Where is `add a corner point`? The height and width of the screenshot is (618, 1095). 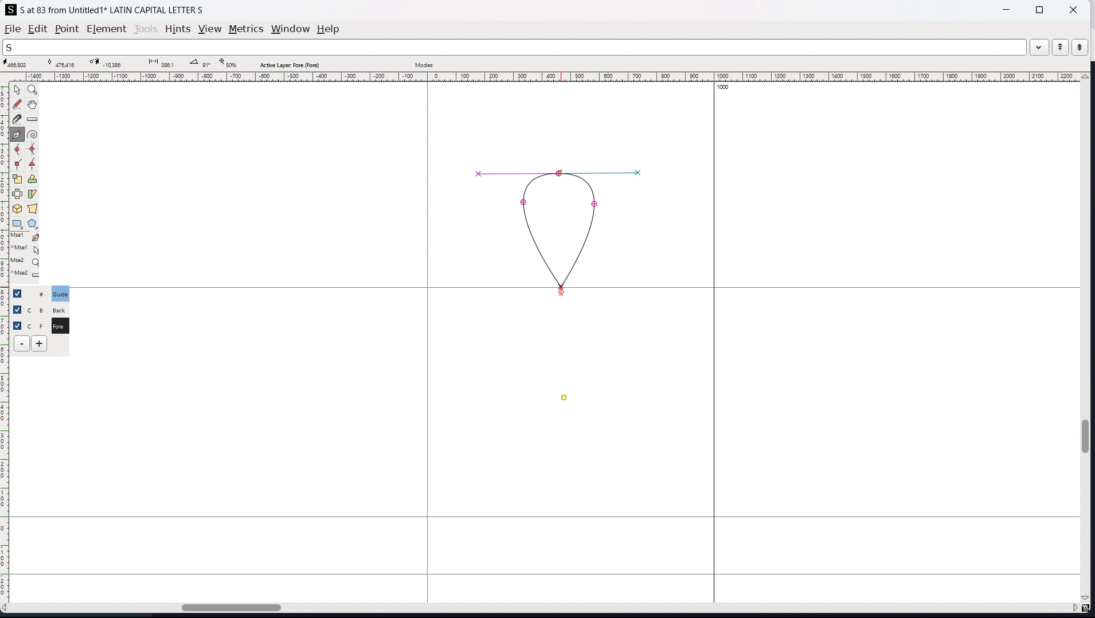 add a corner point is located at coordinates (18, 165).